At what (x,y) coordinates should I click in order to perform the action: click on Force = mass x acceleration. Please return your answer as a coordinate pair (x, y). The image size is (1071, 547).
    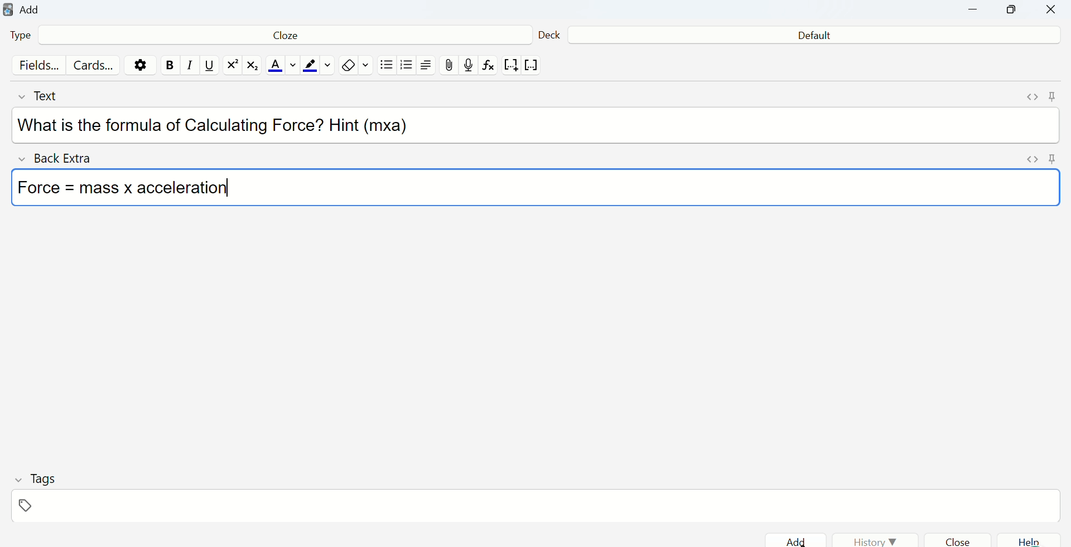
    Looking at the image, I should click on (133, 189).